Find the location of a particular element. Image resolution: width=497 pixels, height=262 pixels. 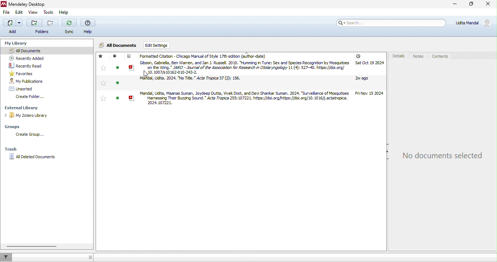

view is located at coordinates (34, 13).